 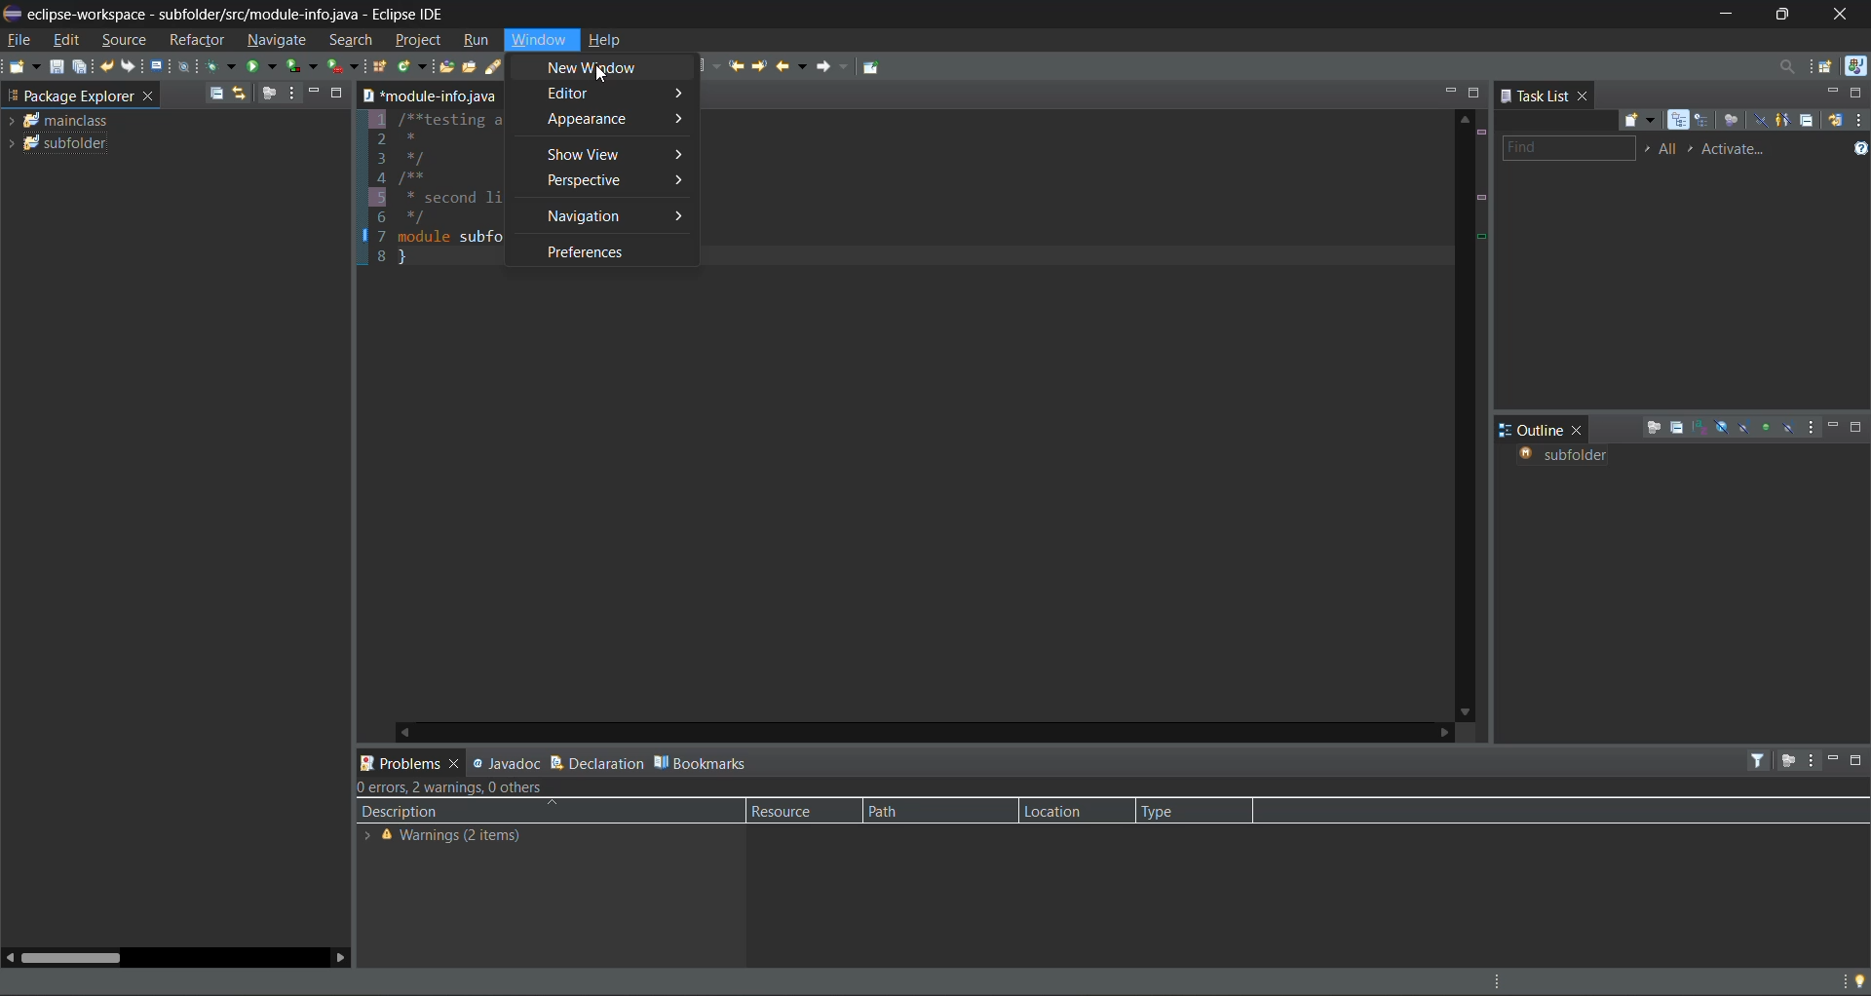 I want to click on show view, so click(x=612, y=154).